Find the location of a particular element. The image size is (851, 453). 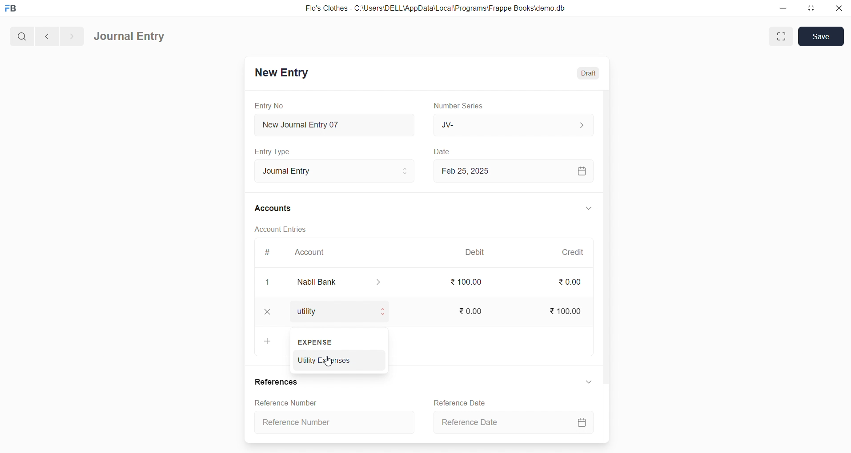

Utility Expenses is located at coordinates (341, 359).